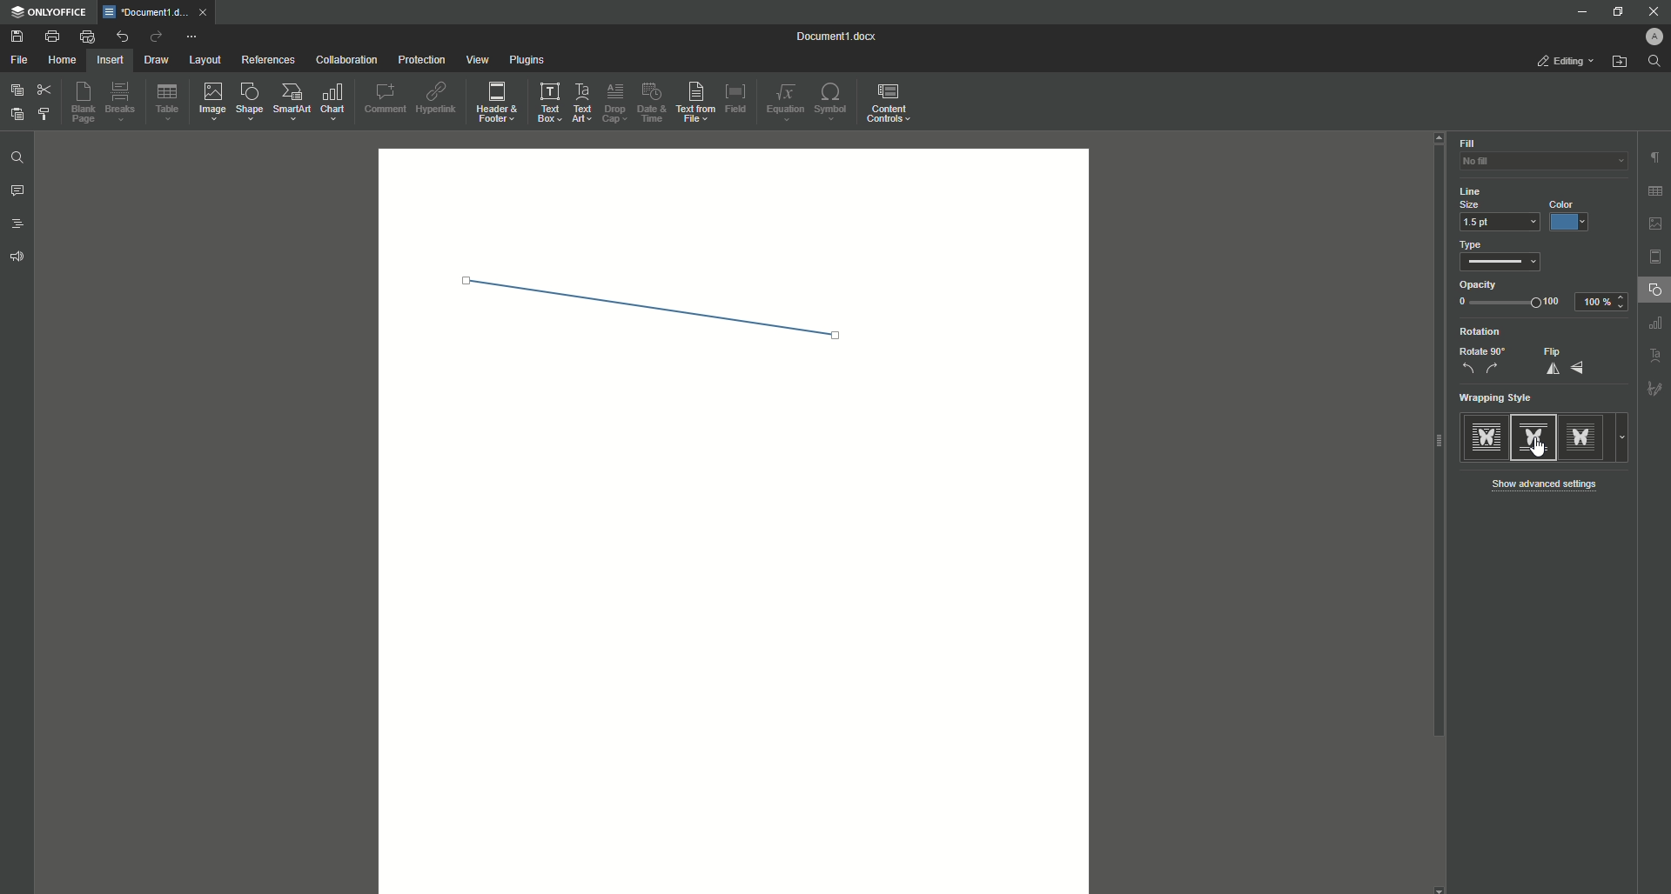  I want to click on page, so click(1656, 256).